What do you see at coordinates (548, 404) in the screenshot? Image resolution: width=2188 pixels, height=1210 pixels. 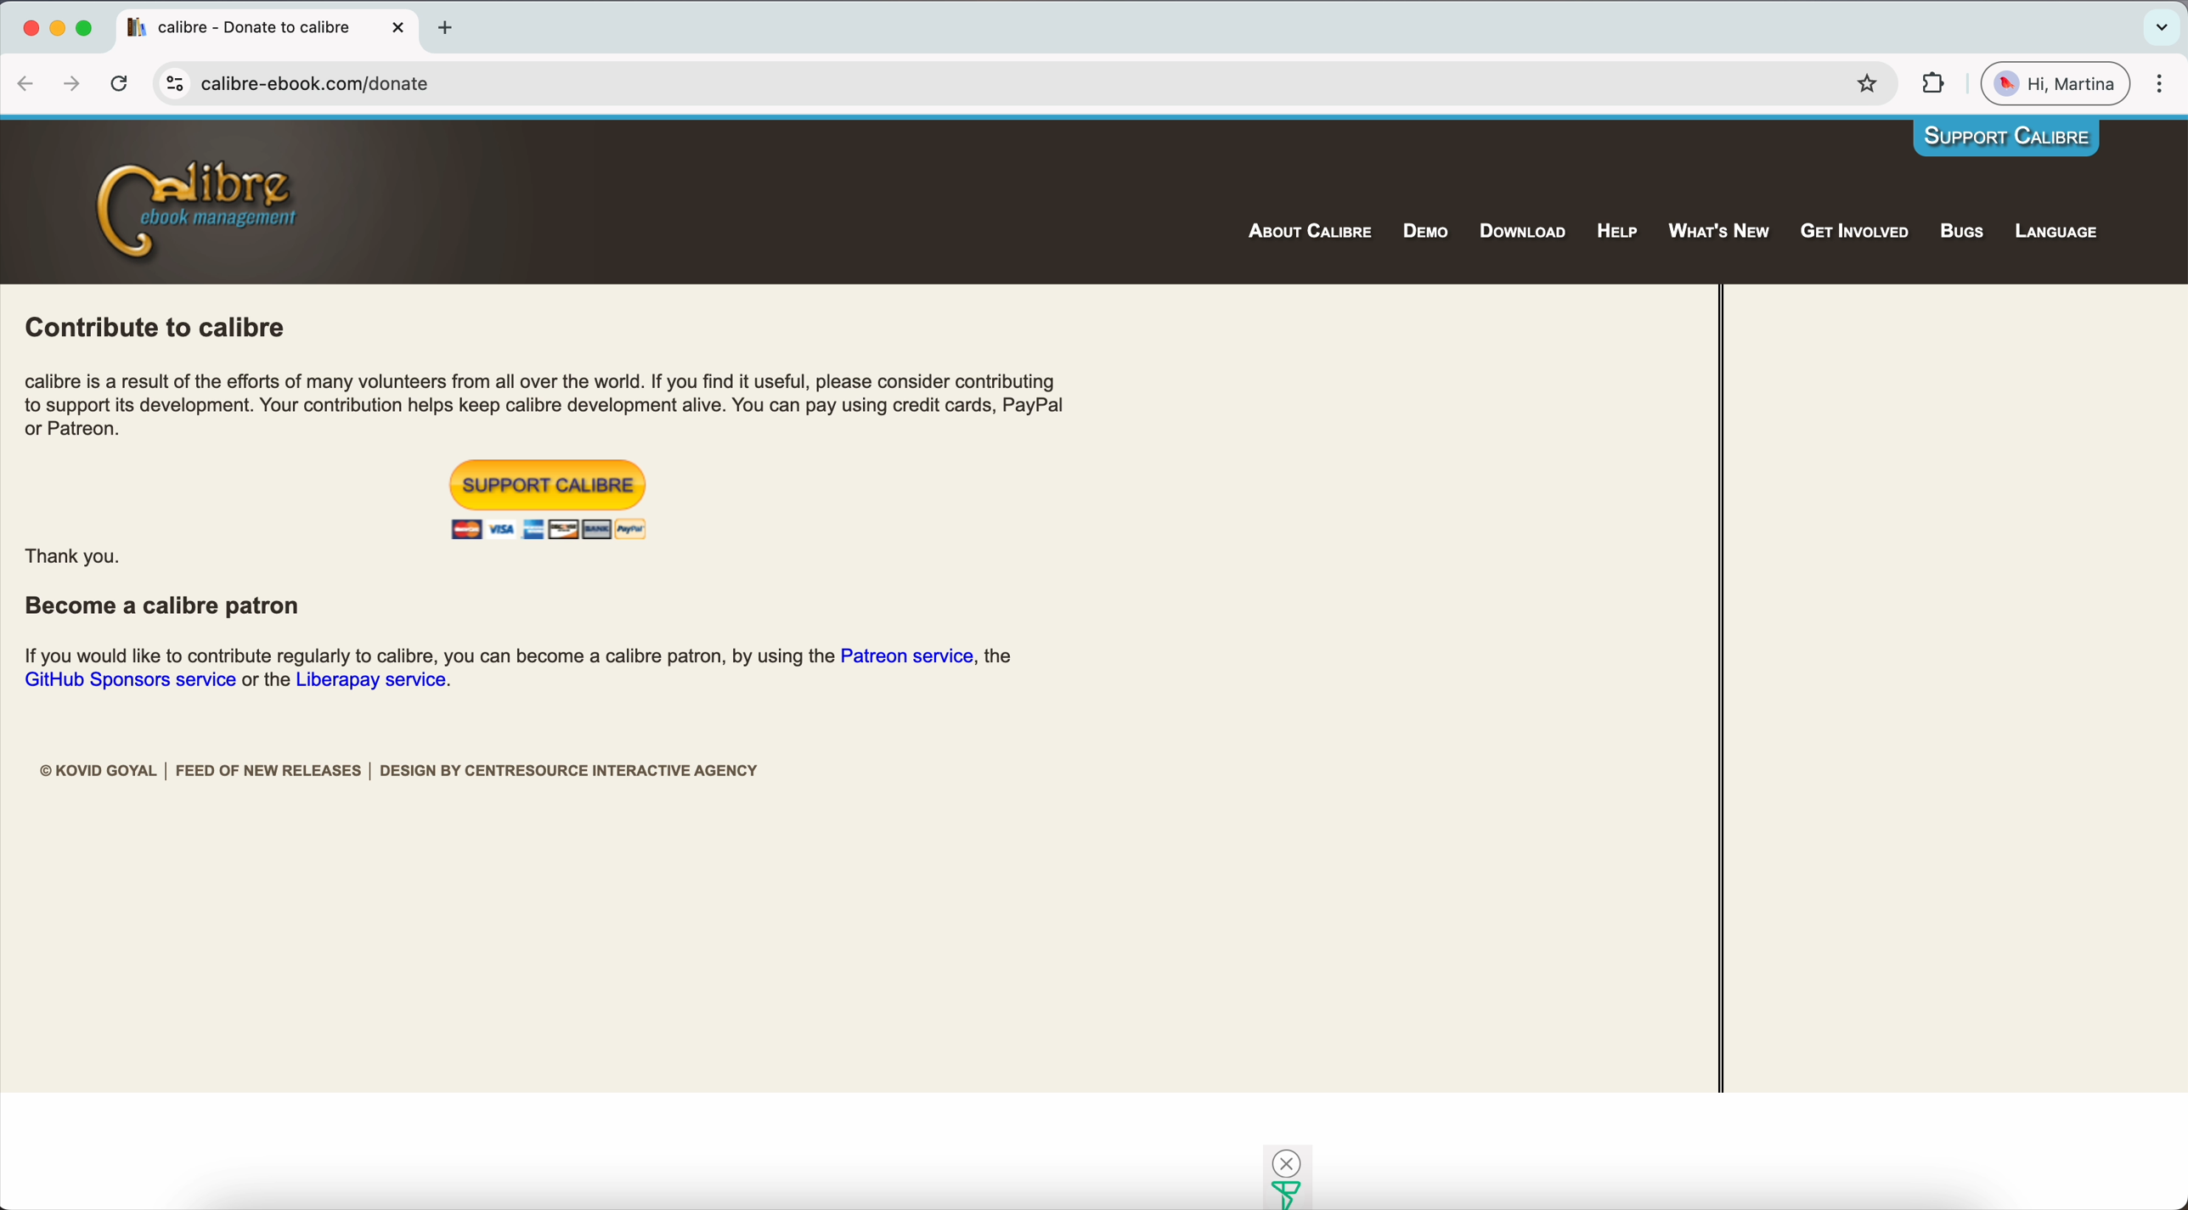 I see `calibre is a result of the efforts of many volunteers from all over the world. If you find it useful, please consider contributing to support its development. Your contribution helps keep calibre development alive. You can pay using credit cards, PayPal or Patreon.` at bounding box center [548, 404].